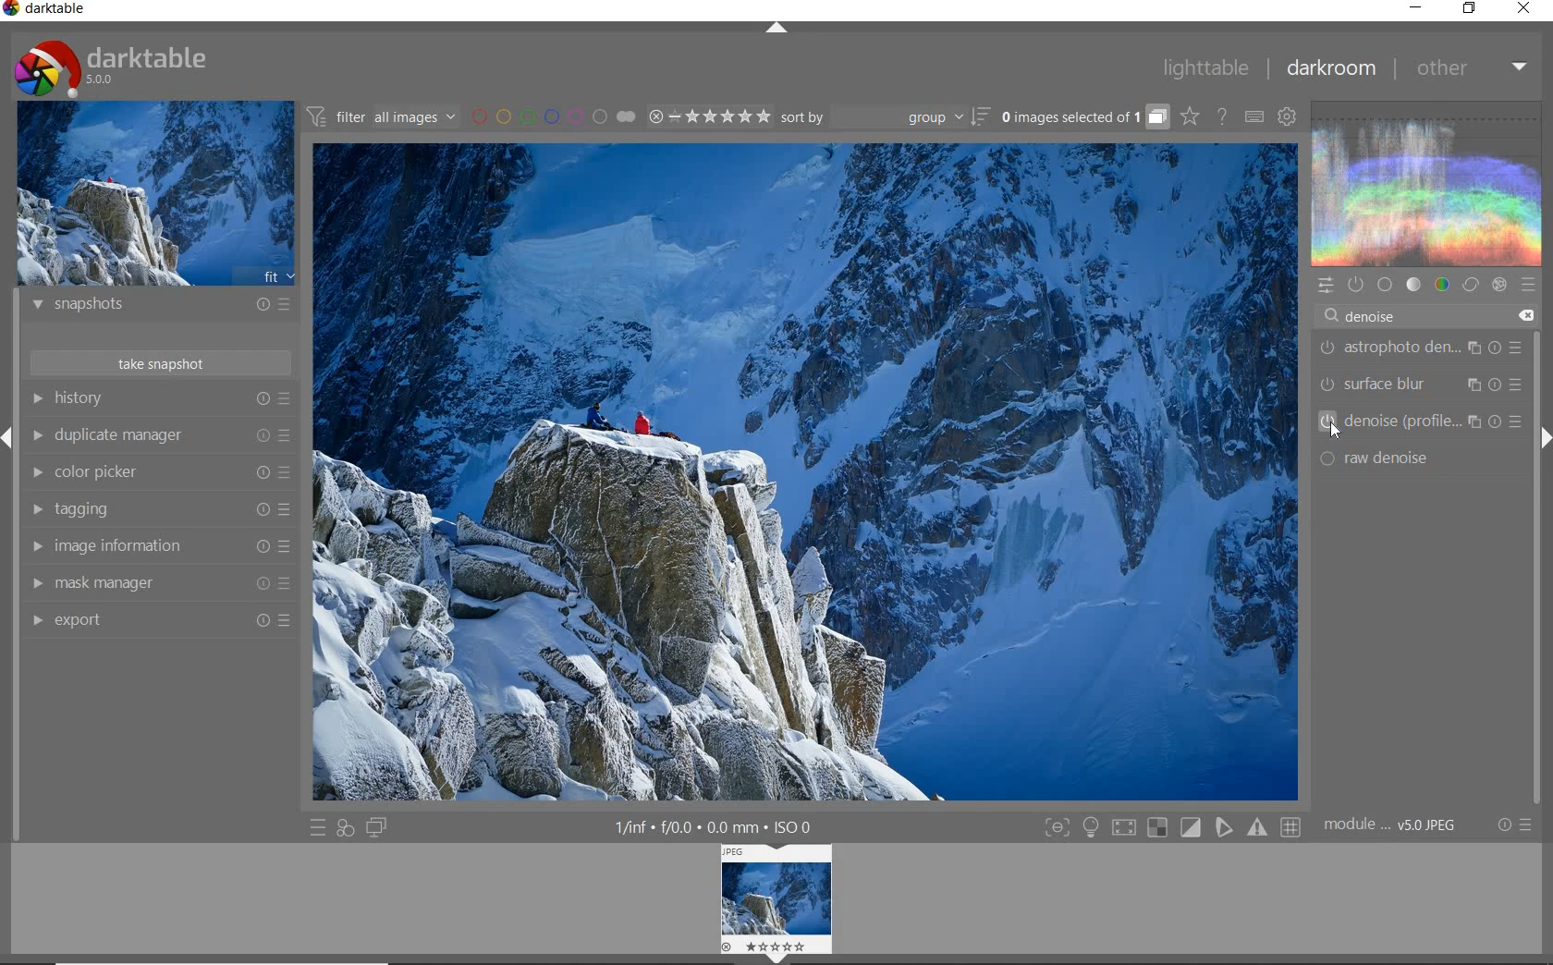 Image resolution: width=1553 pixels, height=965 pixels. Describe the element at coordinates (1524, 9) in the screenshot. I see `close` at that location.